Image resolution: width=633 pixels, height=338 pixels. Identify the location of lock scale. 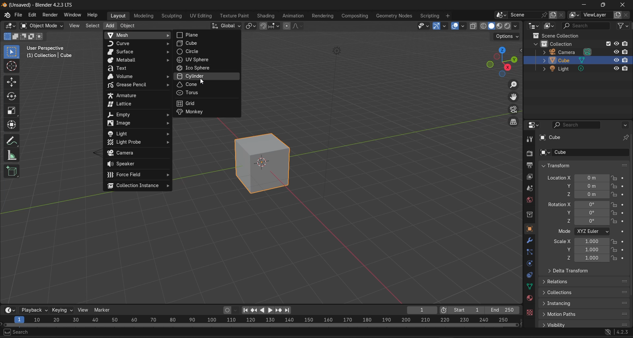
(614, 250).